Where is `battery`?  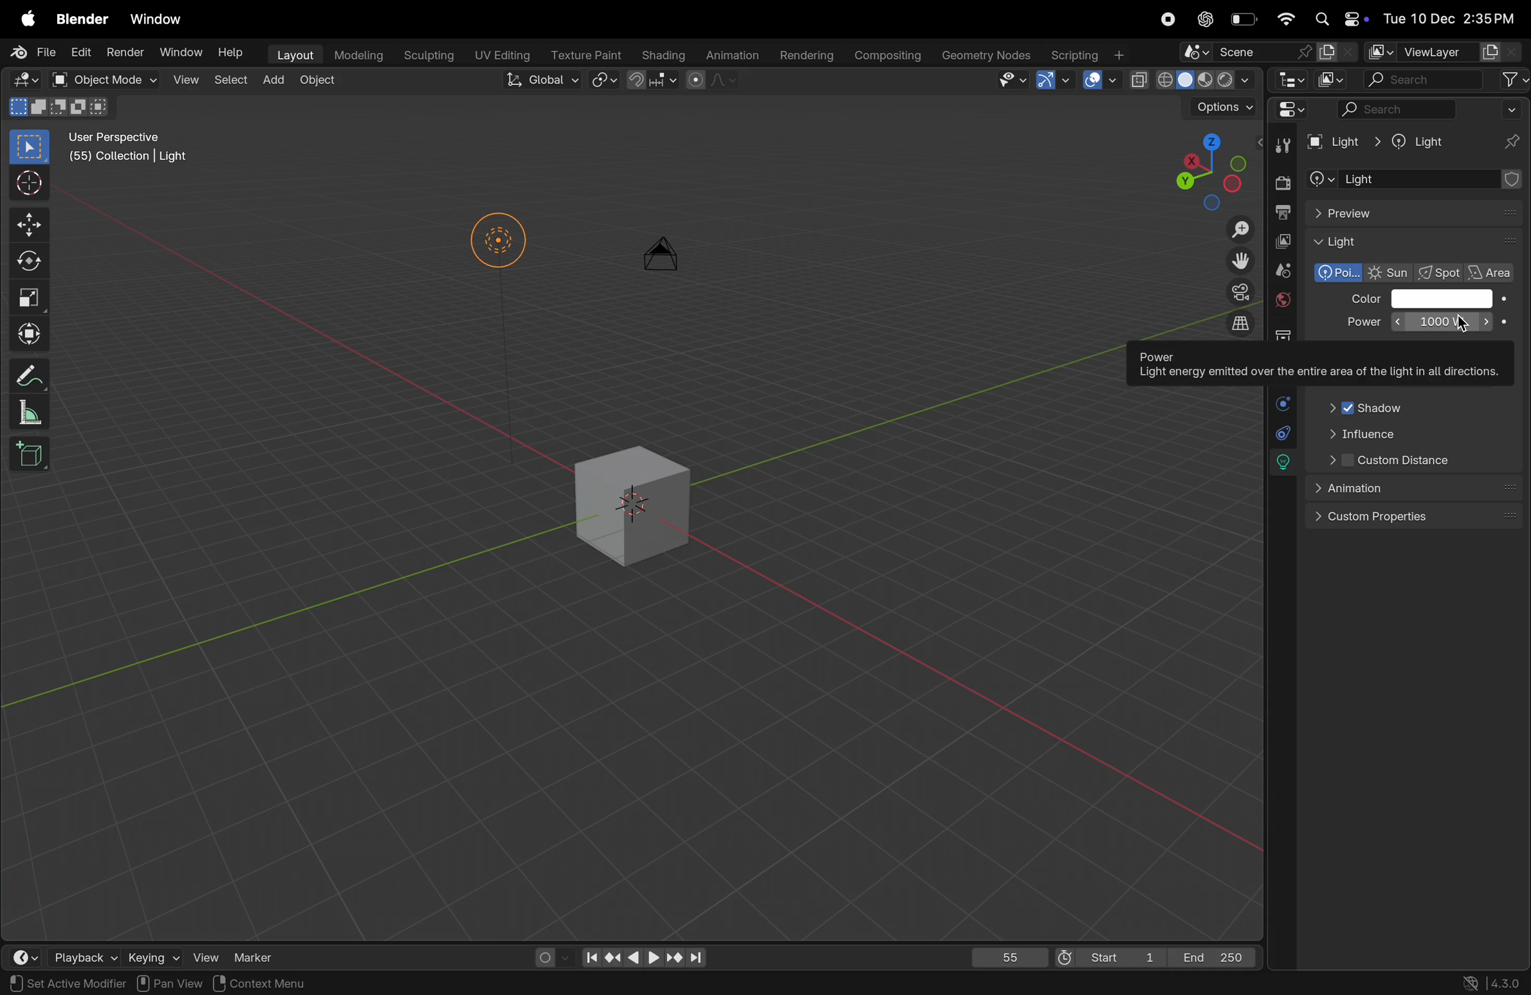 battery is located at coordinates (1244, 17).